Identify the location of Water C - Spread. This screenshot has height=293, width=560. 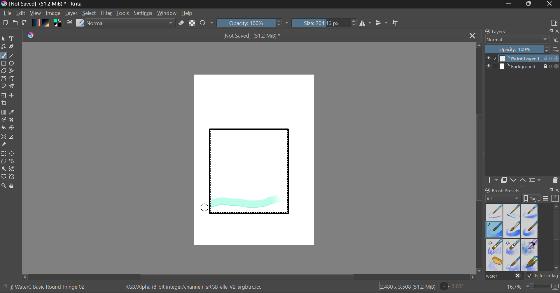
(512, 264).